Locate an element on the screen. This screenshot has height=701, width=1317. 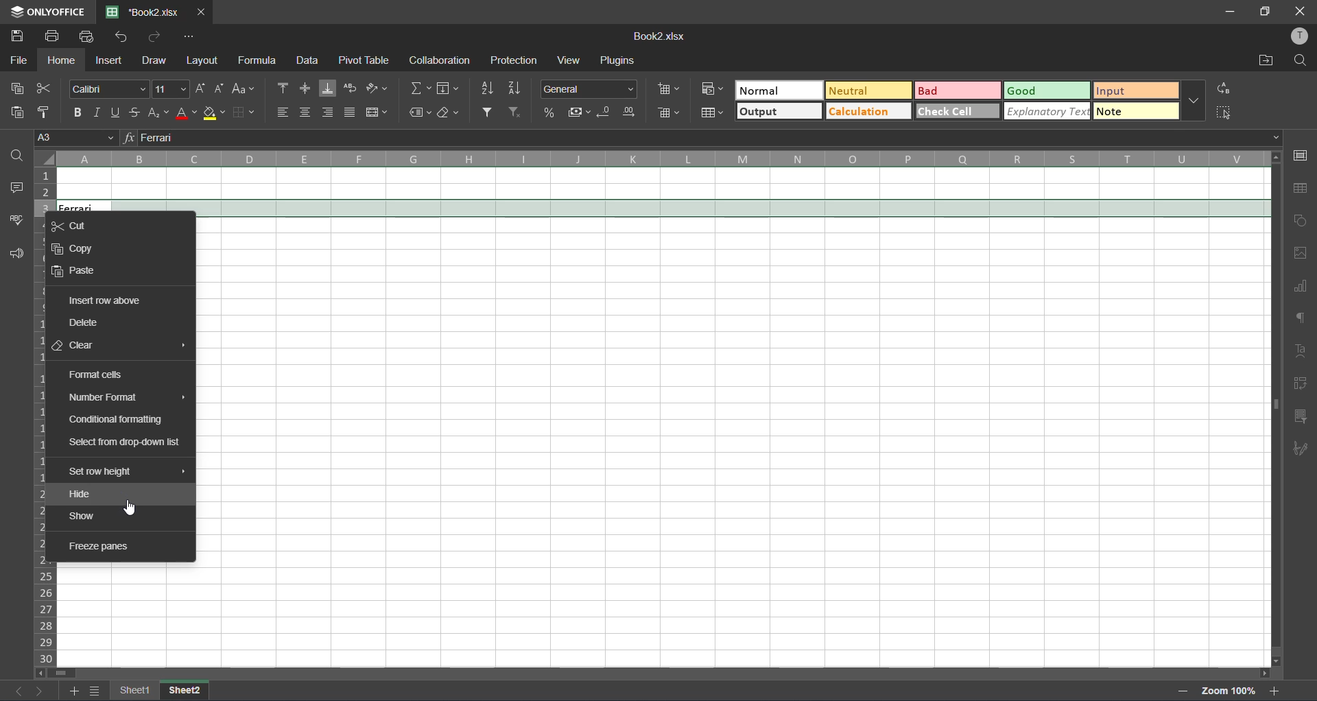
align center is located at coordinates (305, 111).